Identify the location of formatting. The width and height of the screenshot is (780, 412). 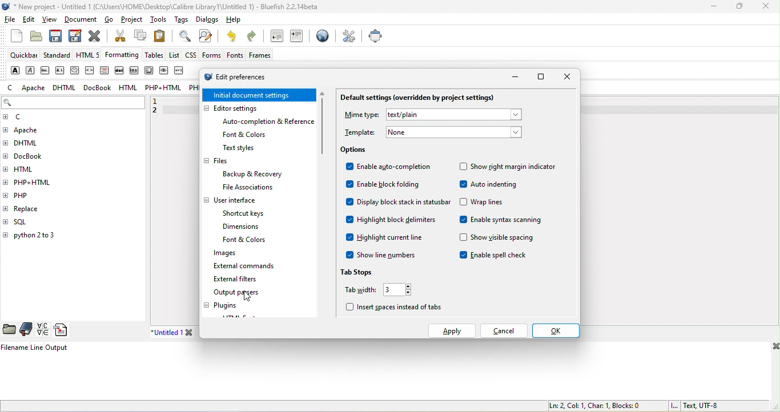
(124, 55).